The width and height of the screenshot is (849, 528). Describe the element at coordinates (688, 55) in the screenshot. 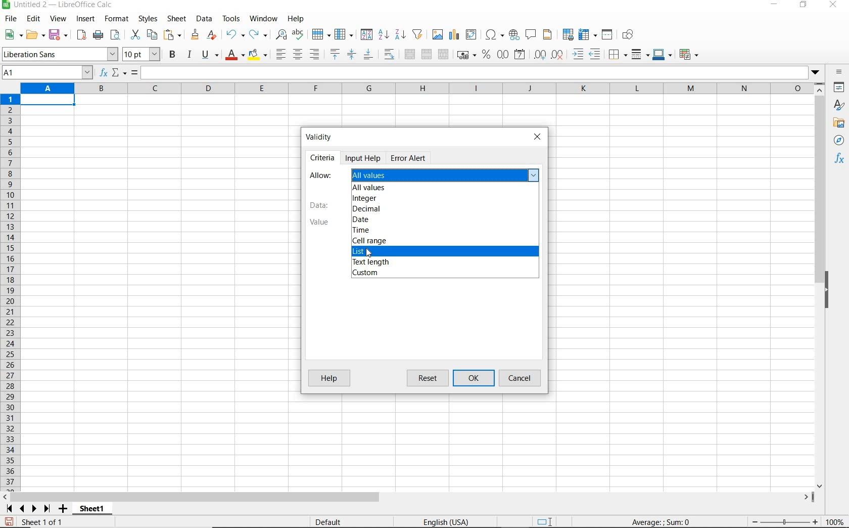

I see `coditional` at that location.